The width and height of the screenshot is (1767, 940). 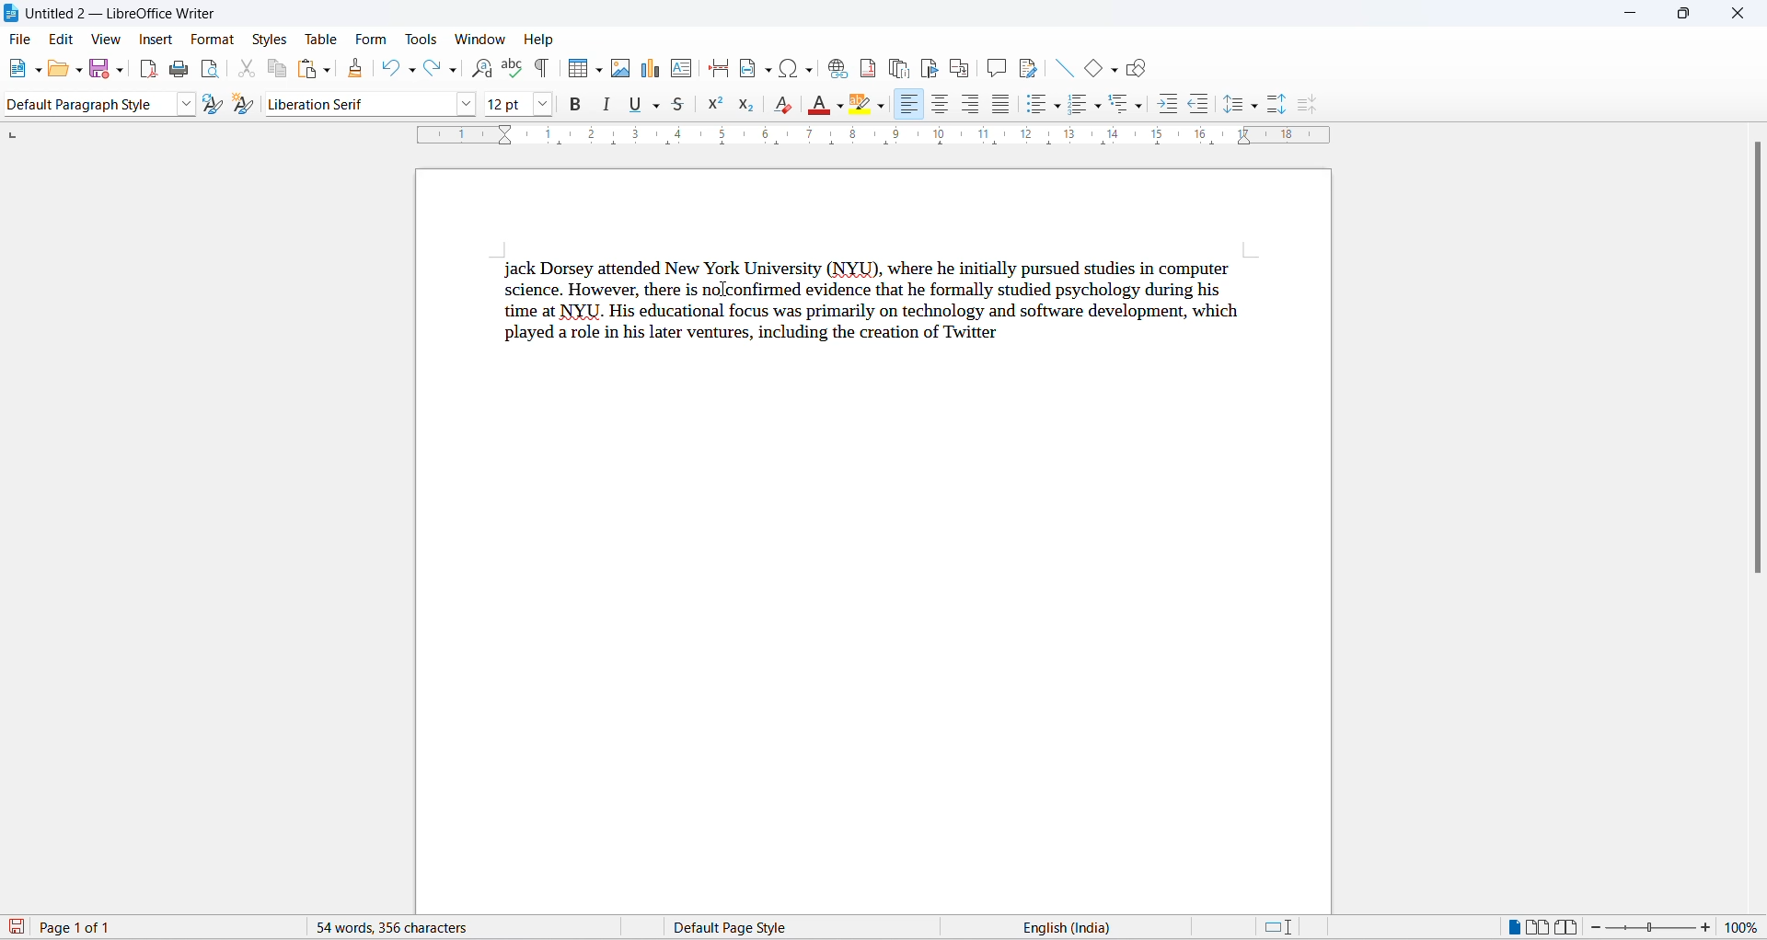 I want to click on scaling, so click(x=907, y=139).